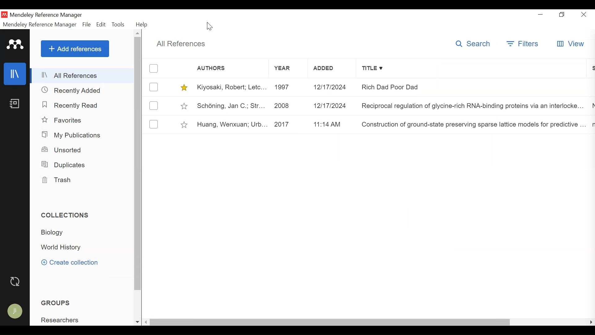 This screenshot has height=335, width=595. Describe the element at coordinates (16, 281) in the screenshot. I see `Sync` at that location.